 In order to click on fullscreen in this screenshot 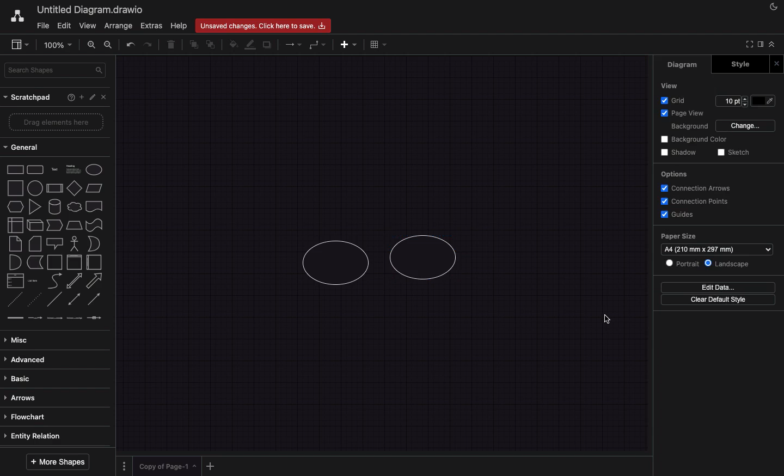, I will do `click(749, 44)`.